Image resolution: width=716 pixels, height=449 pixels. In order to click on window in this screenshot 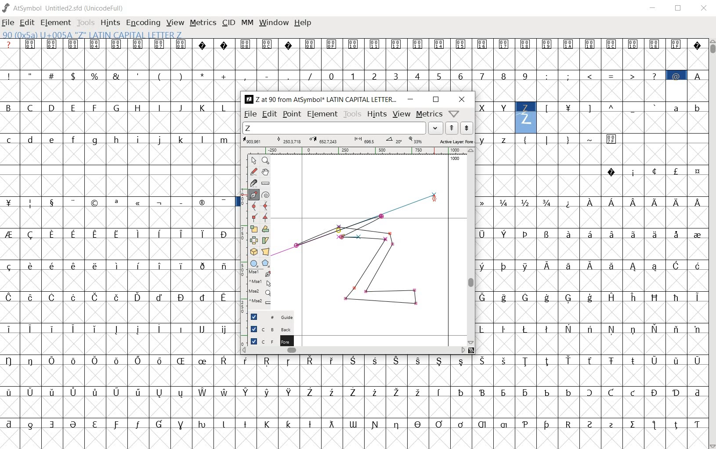, I will do `click(274, 23)`.